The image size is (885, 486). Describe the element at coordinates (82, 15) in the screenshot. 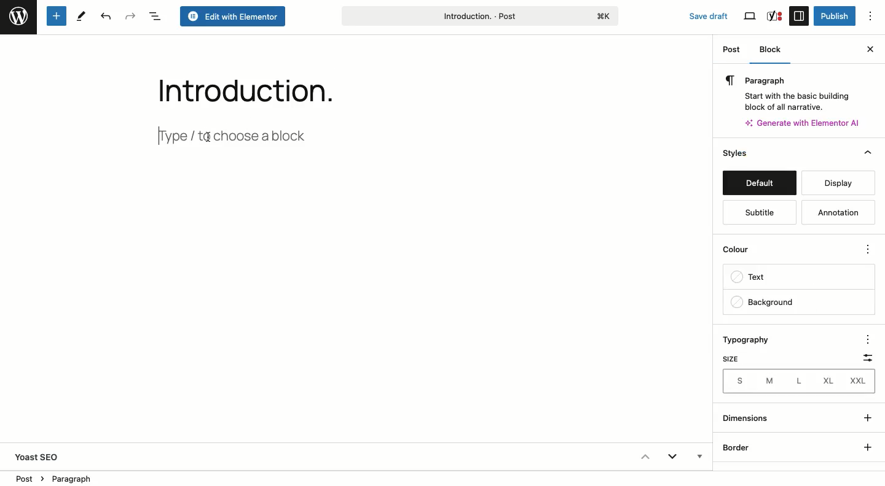

I see `Tools` at that location.